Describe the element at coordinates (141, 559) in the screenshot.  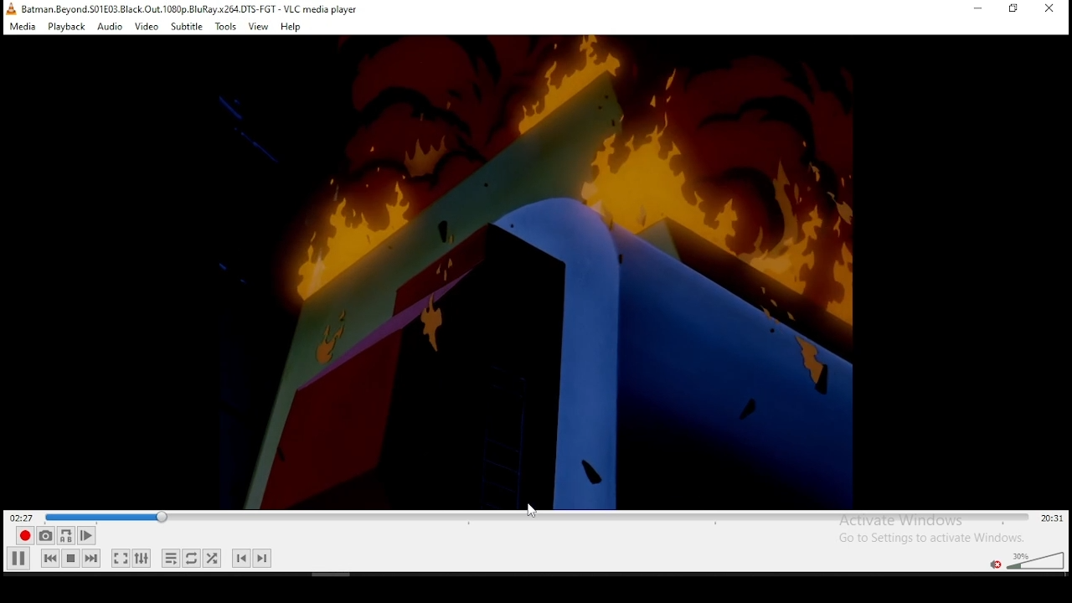
I see `show extended settings` at that location.